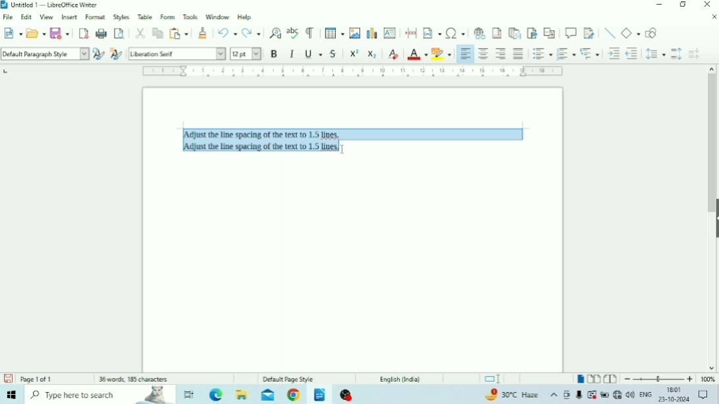 This screenshot has width=719, height=404. I want to click on Horizontal scale, so click(352, 71).